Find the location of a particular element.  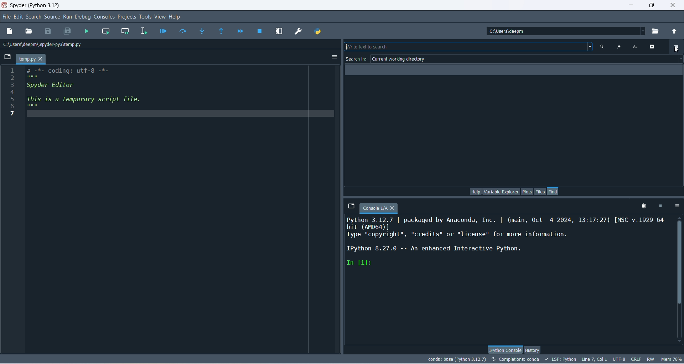

view is located at coordinates (160, 16).